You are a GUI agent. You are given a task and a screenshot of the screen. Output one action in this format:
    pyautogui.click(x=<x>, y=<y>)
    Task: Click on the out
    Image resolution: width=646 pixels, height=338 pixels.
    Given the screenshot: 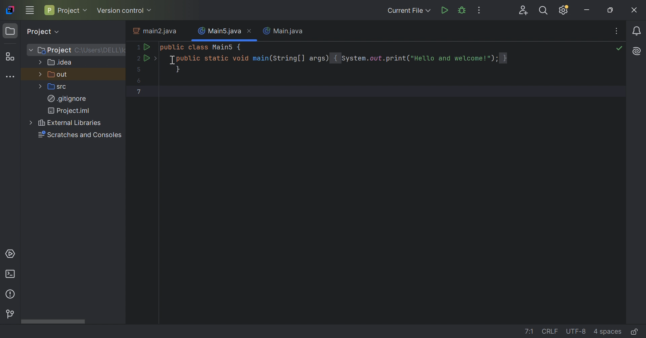 What is the action you would take?
    pyautogui.click(x=59, y=74)
    